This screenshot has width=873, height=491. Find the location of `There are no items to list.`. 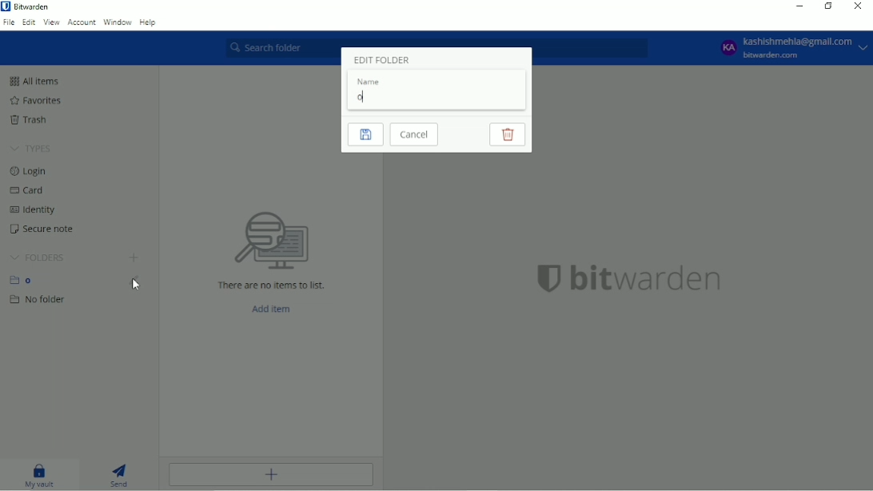

There are no items to list. is located at coordinates (272, 285).